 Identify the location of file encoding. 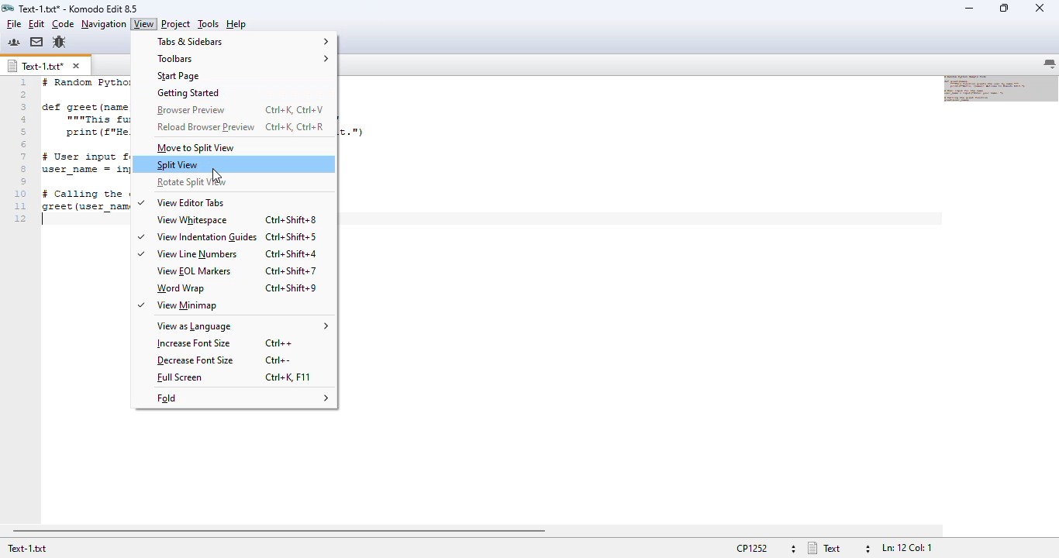
(749, 549).